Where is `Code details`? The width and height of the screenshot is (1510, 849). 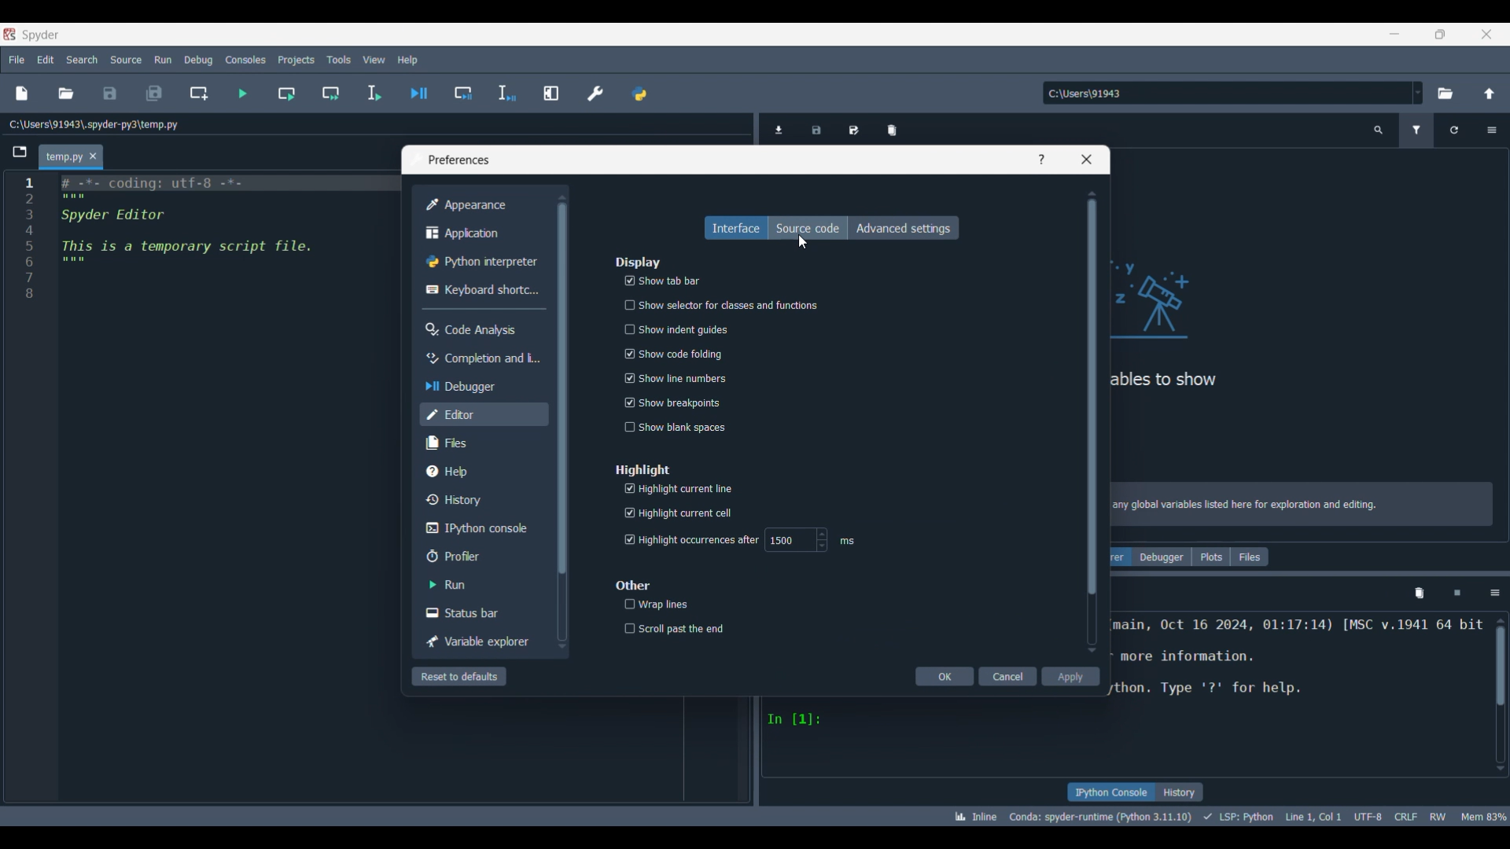
Code details is located at coordinates (1299, 671).